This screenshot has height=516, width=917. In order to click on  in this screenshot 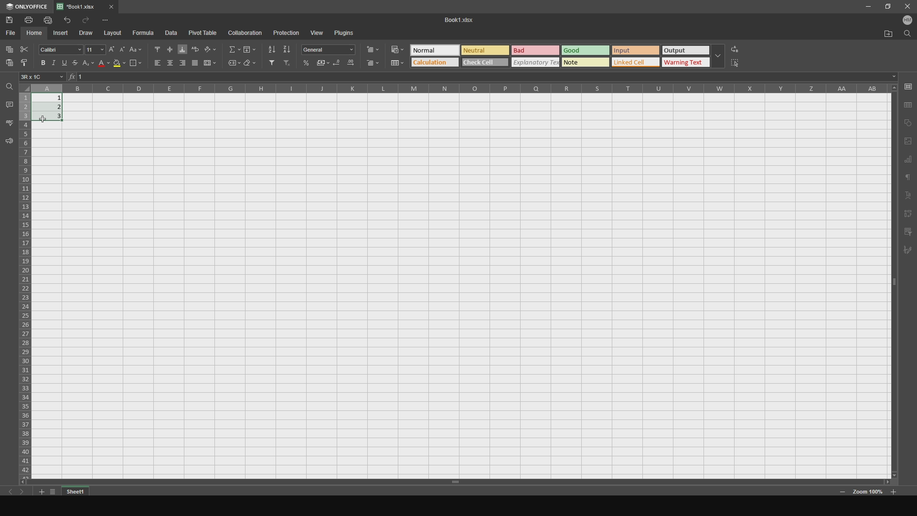, I will do `click(331, 50)`.